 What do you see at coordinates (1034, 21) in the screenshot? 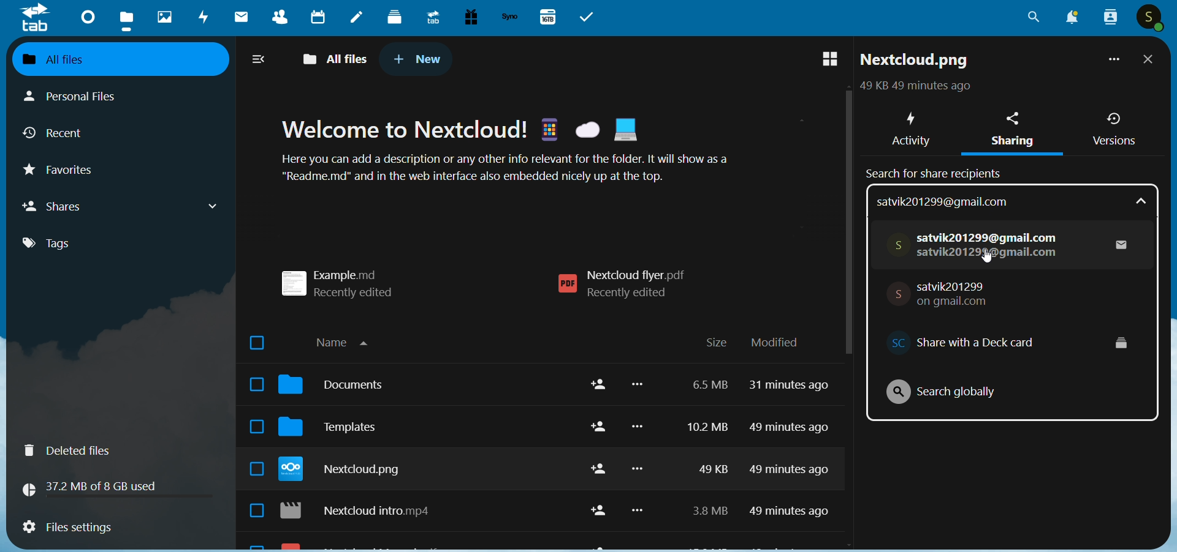
I see `search` at bounding box center [1034, 21].